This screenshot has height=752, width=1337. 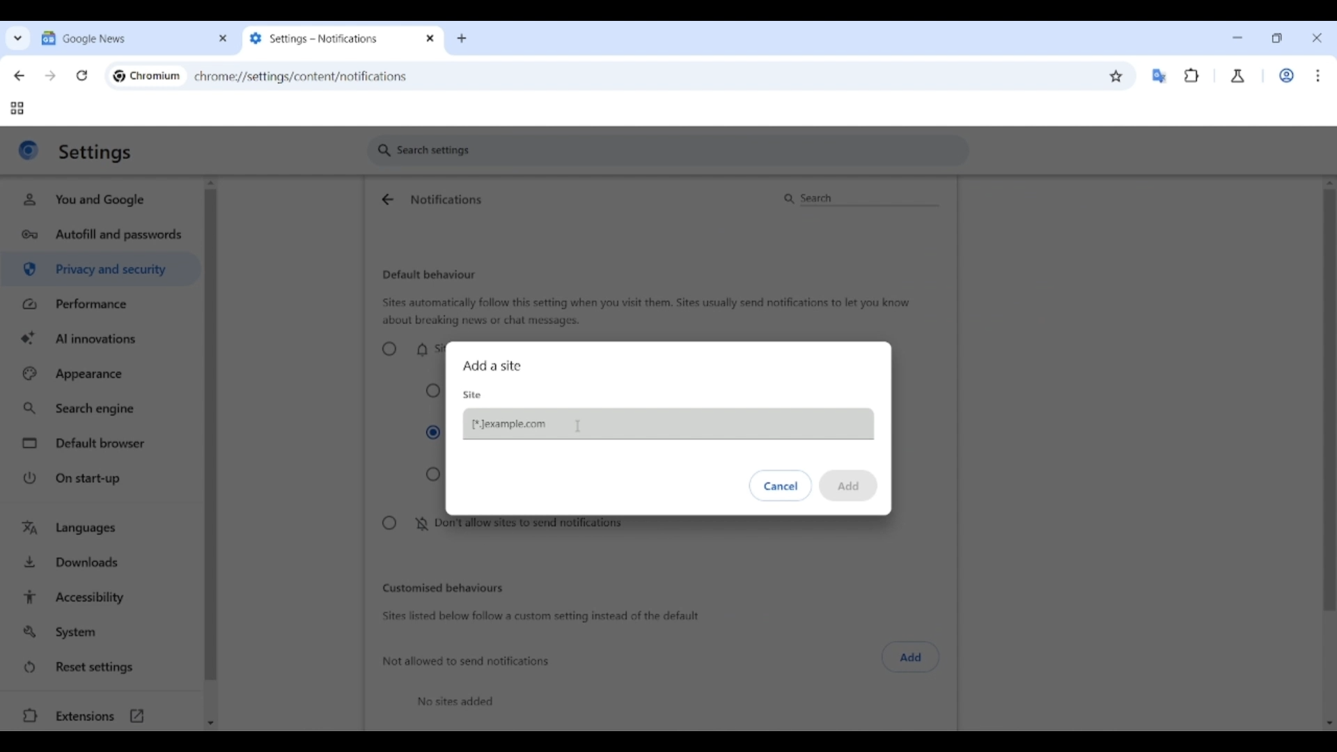 What do you see at coordinates (211, 183) in the screenshot?
I see `Quick slide to top` at bounding box center [211, 183].